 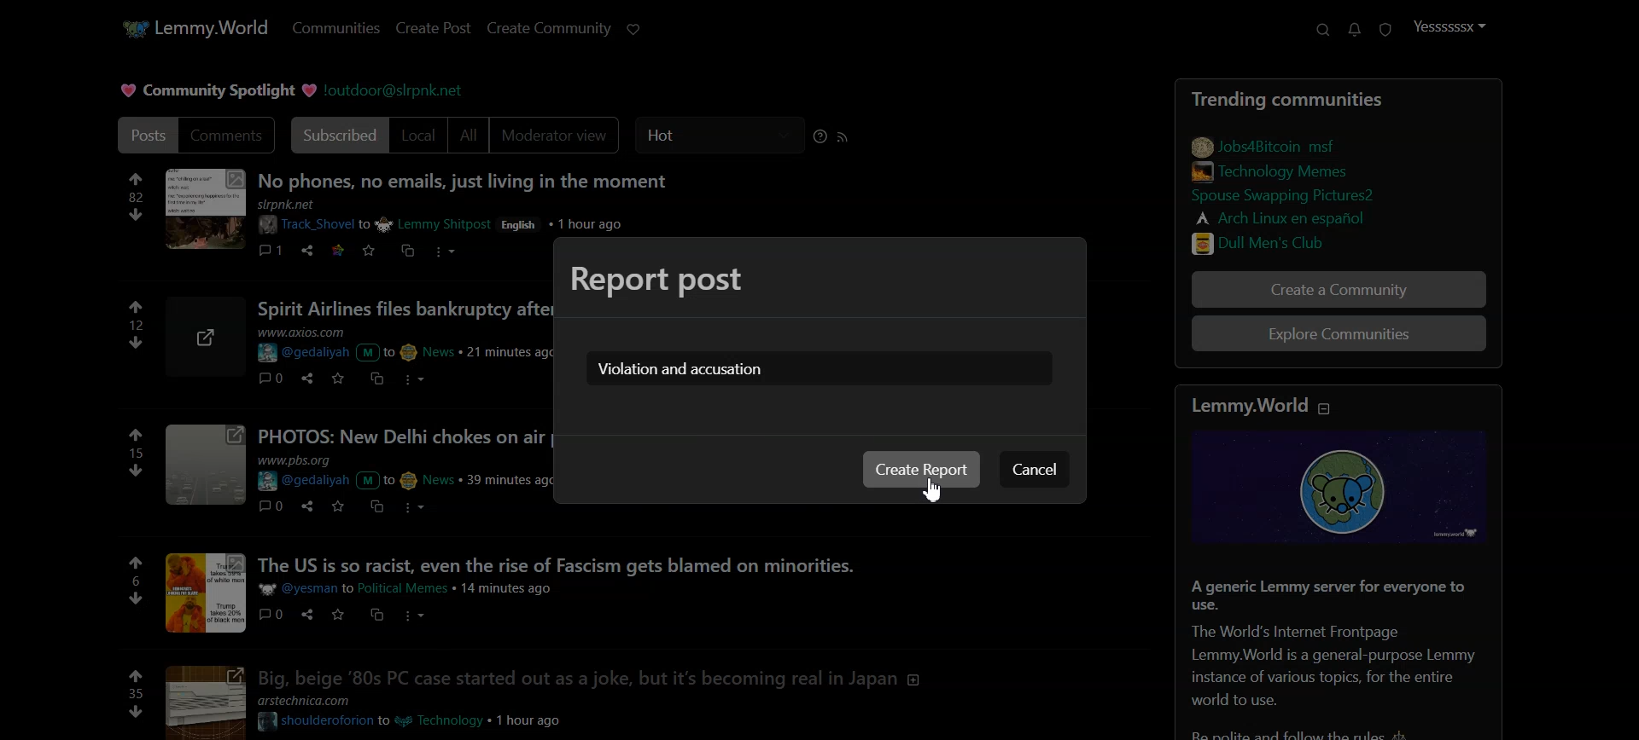 What do you see at coordinates (932, 490) in the screenshot?
I see `Cursor` at bounding box center [932, 490].